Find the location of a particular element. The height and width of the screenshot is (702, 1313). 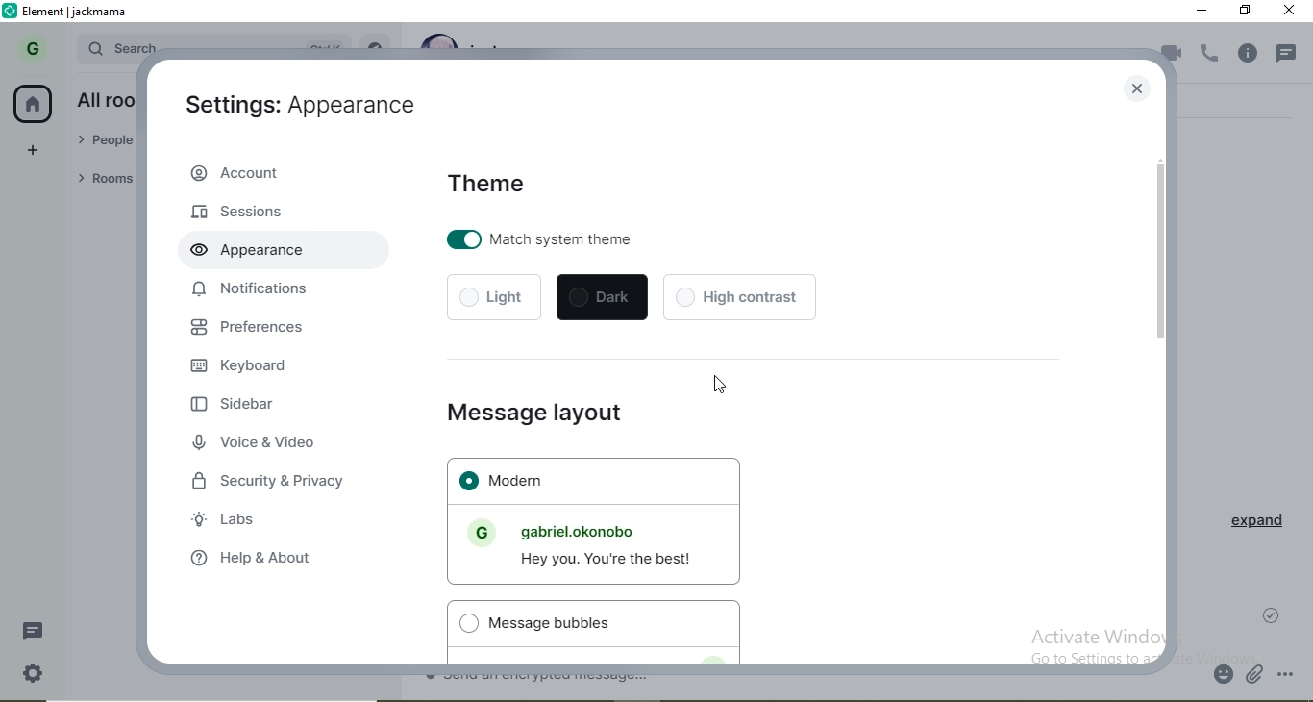

dark is located at coordinates (601, 297).